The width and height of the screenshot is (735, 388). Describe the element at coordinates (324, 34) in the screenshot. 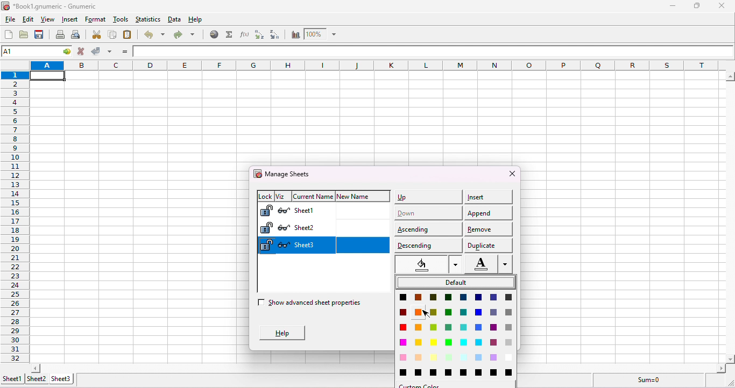

I see `zoom` at that location.